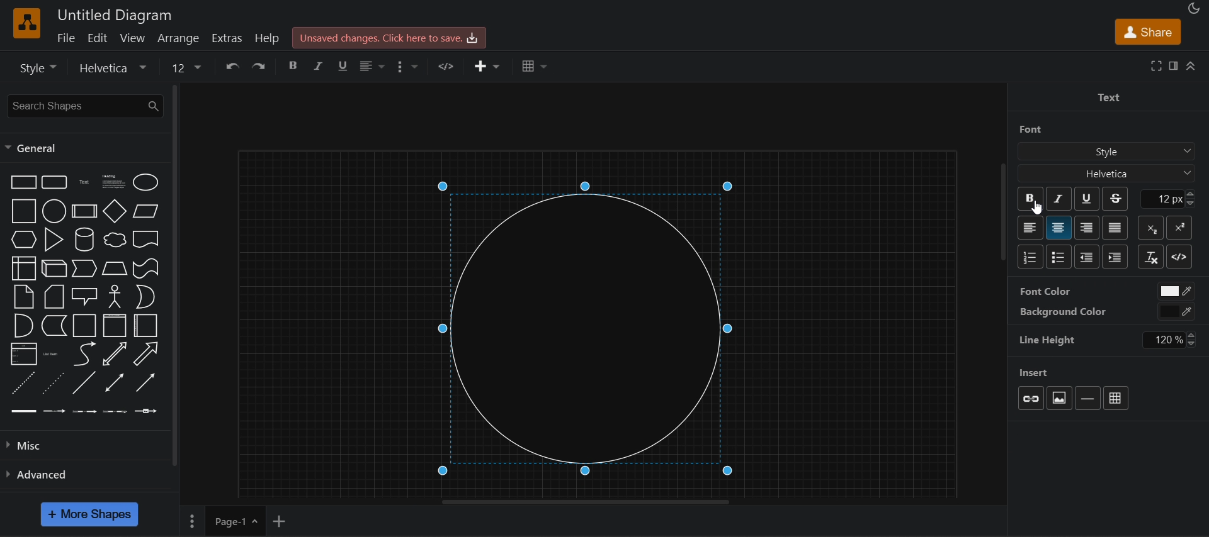 The image size is (1209, 537). Describe the element at coordinates (1060, 257) in the screenshot. I see `bultted list` at that location.